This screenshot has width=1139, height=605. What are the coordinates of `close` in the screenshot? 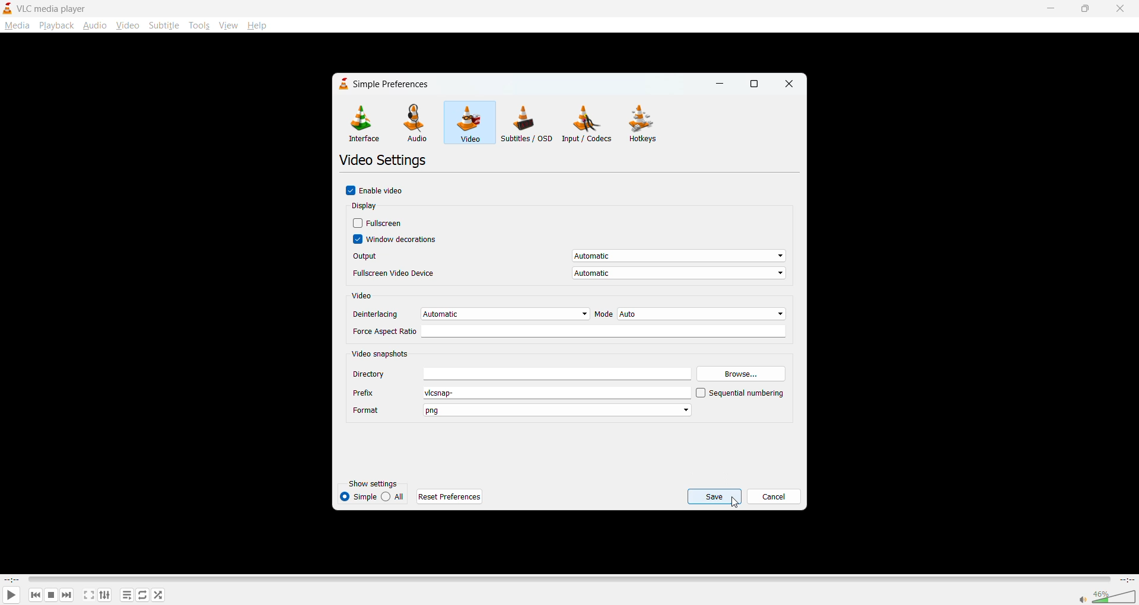 It's located at (790, 84).